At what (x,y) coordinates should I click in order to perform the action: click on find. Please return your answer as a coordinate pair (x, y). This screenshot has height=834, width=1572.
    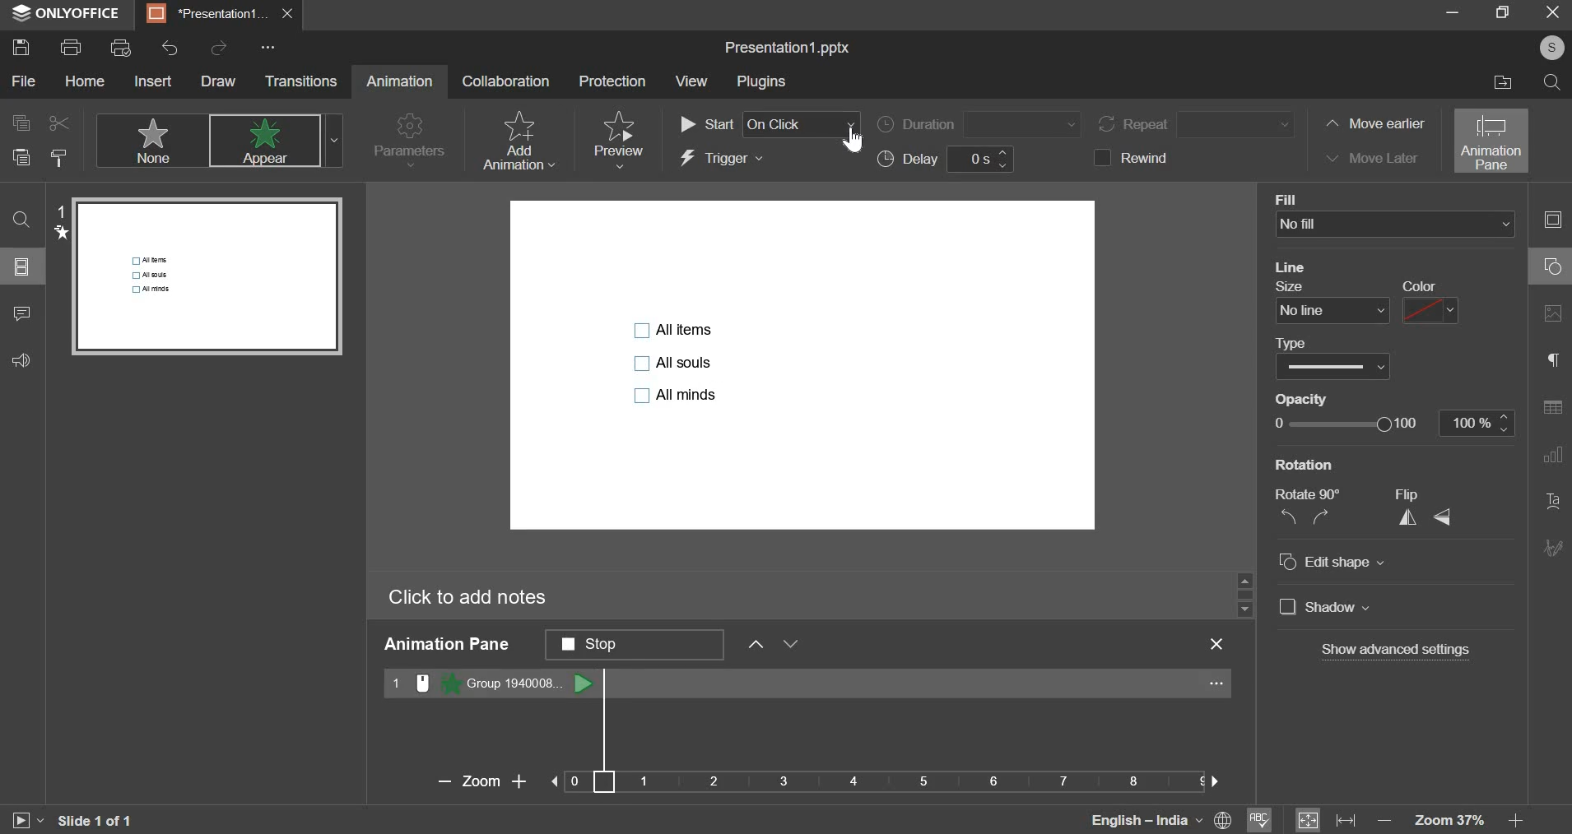
    Looking at the image, I should click on (21, 220).